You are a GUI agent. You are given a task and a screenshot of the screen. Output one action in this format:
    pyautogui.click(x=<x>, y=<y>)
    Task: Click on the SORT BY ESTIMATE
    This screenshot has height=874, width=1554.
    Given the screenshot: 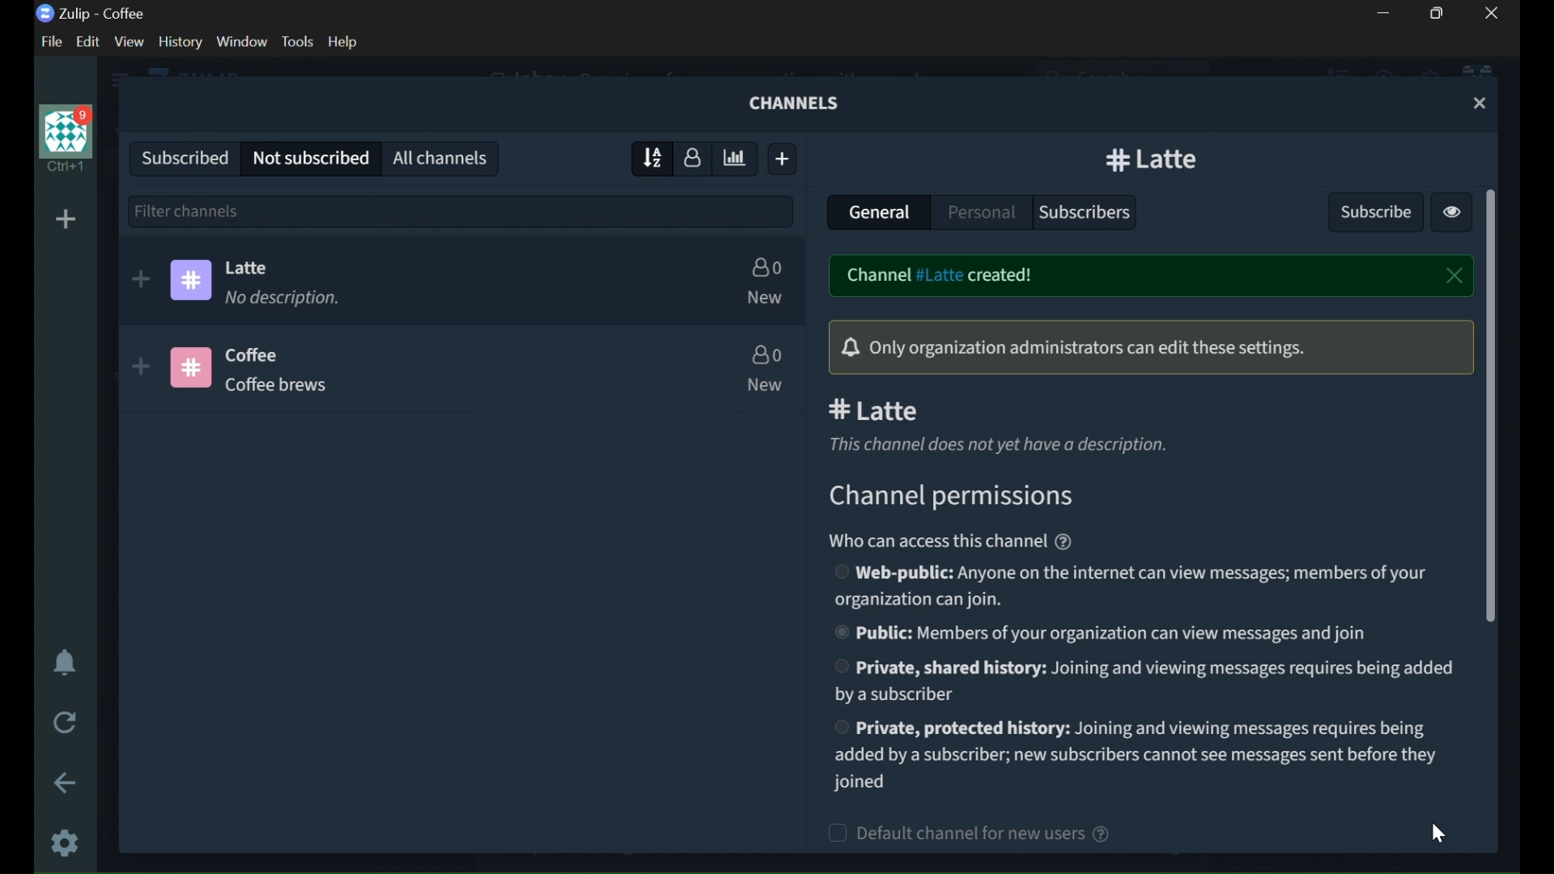 What is the action you would take?
    pyautogui.click(x=737, y=159)
    